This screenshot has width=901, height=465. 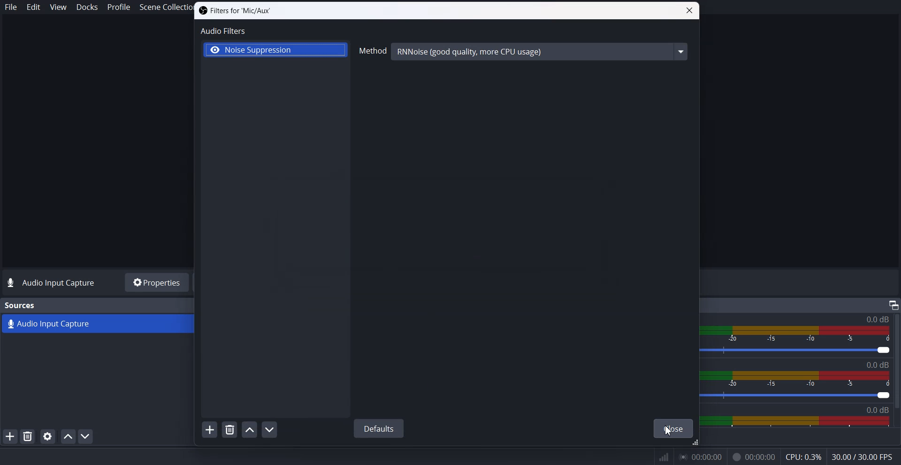 What do you see at coordinates (10, 436) in the screenshot?
I see `Add Source` at bounding box center [10, 436].